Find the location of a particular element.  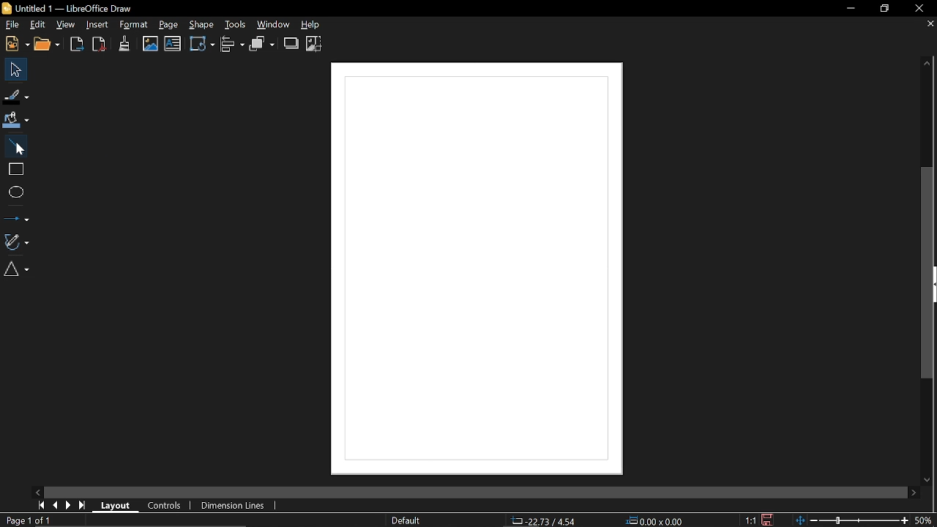

Edit is located at coordinates (38, 23).